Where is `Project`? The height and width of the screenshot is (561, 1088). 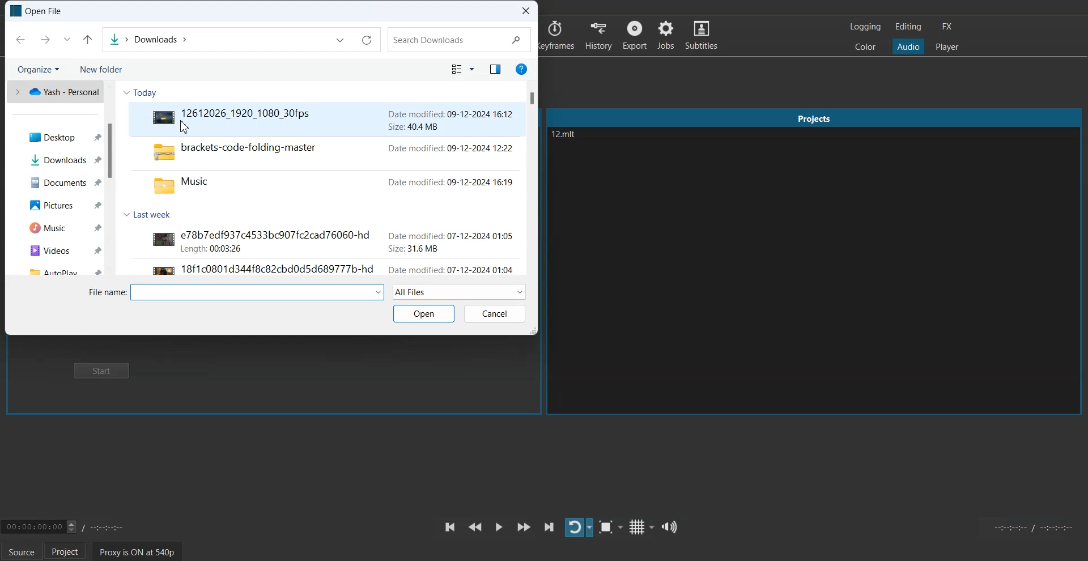 Project is located at coordinates (813, 118).